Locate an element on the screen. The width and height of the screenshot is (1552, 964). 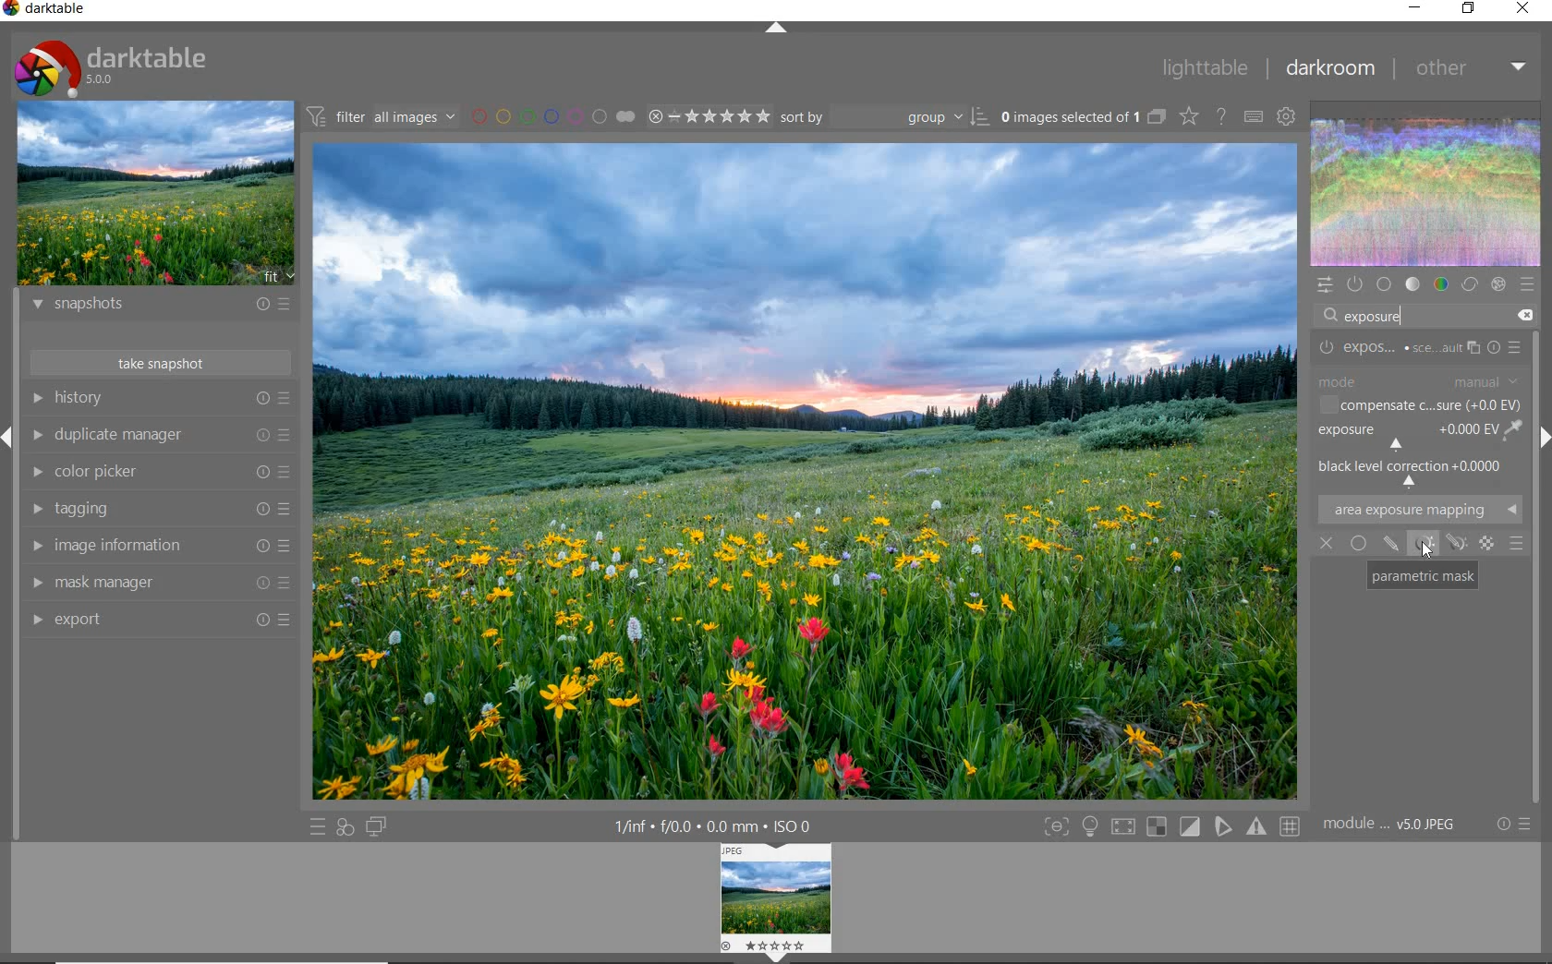
take snapshot is located at coordinates (162, 363).